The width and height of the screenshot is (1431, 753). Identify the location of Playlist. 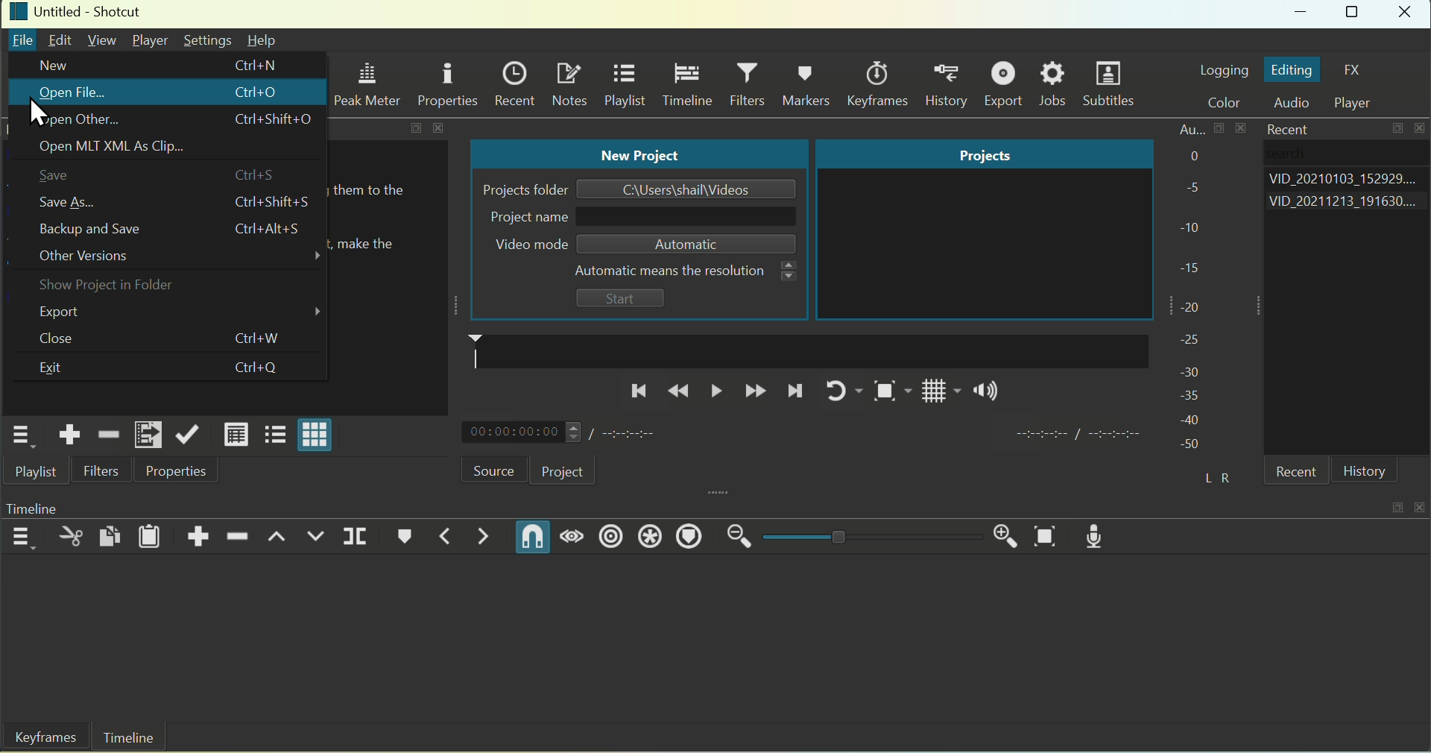
(625, 86).